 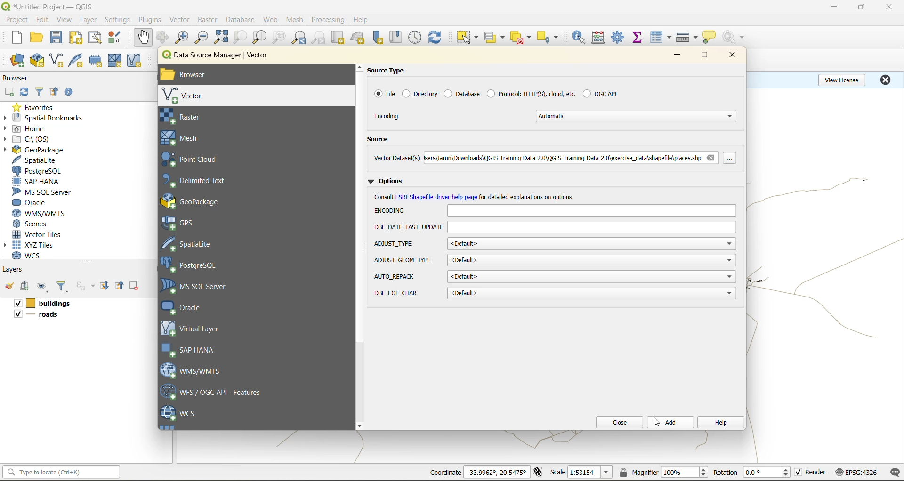 I want to click on show layout, so click(x=95, y=38).